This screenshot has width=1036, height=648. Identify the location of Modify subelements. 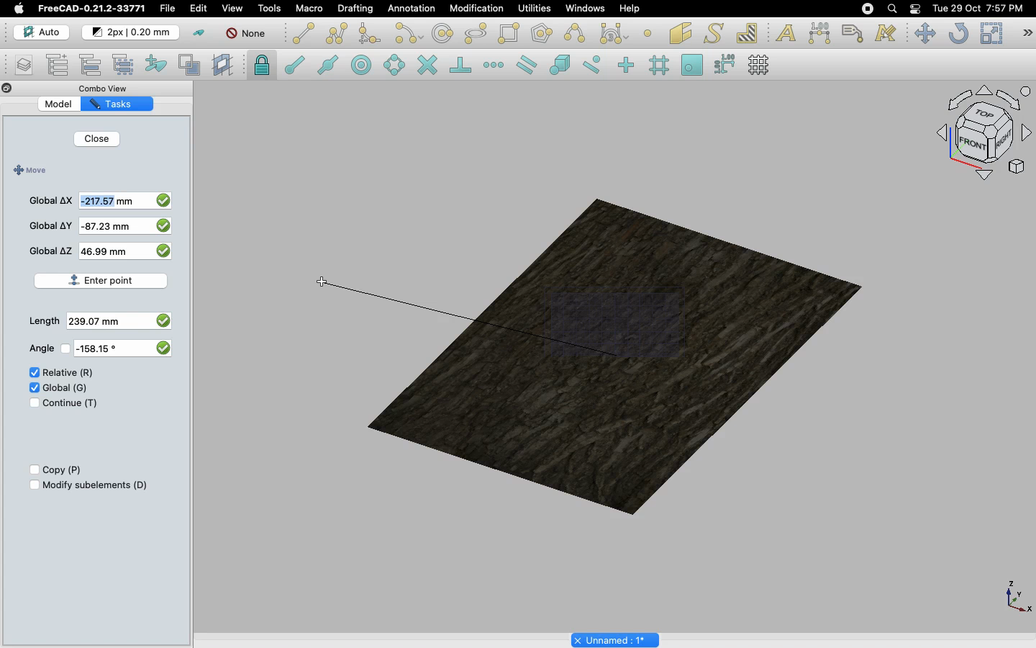
(96, 485).